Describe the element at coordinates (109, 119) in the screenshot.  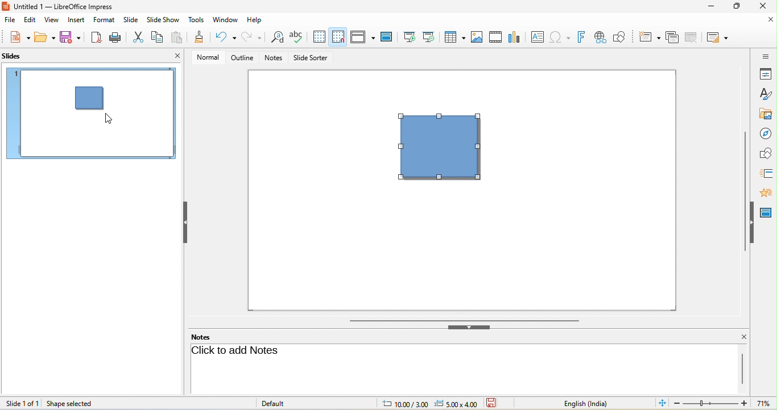
I see `cursor movement` at that location.